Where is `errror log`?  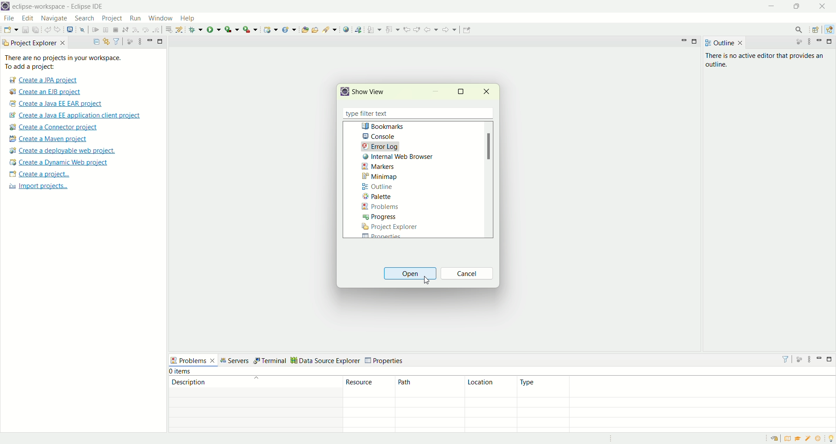
errror log is located at coordinates (381, 147).